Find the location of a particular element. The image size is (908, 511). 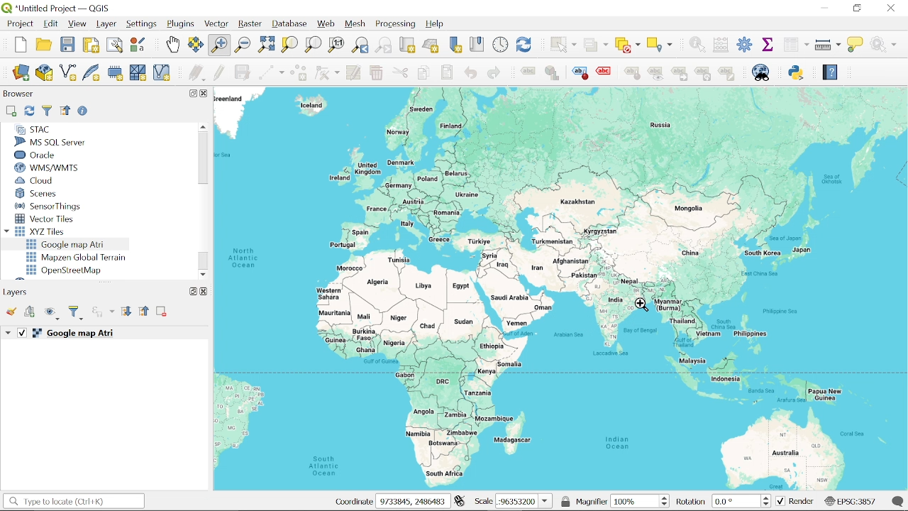

WMS/WMTS is located at coordinates (47, 168).